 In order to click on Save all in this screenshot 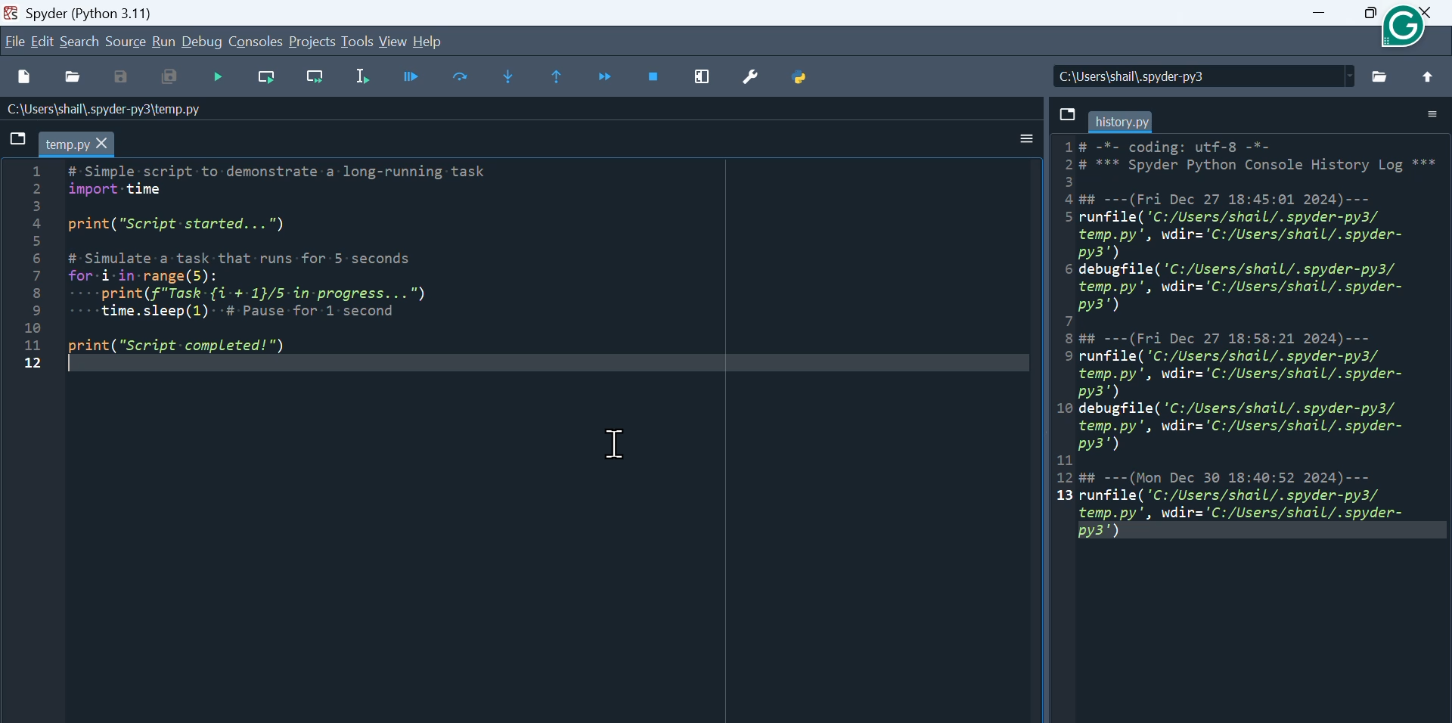, I will do `click(167, 79)`.